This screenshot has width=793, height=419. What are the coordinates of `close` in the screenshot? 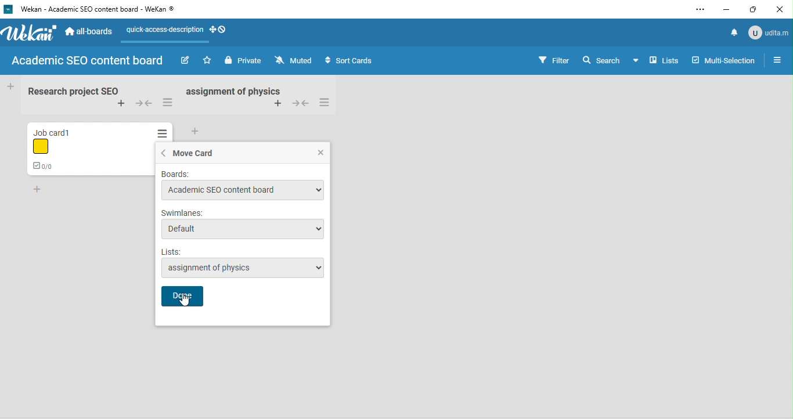 It's located at (322, 151).